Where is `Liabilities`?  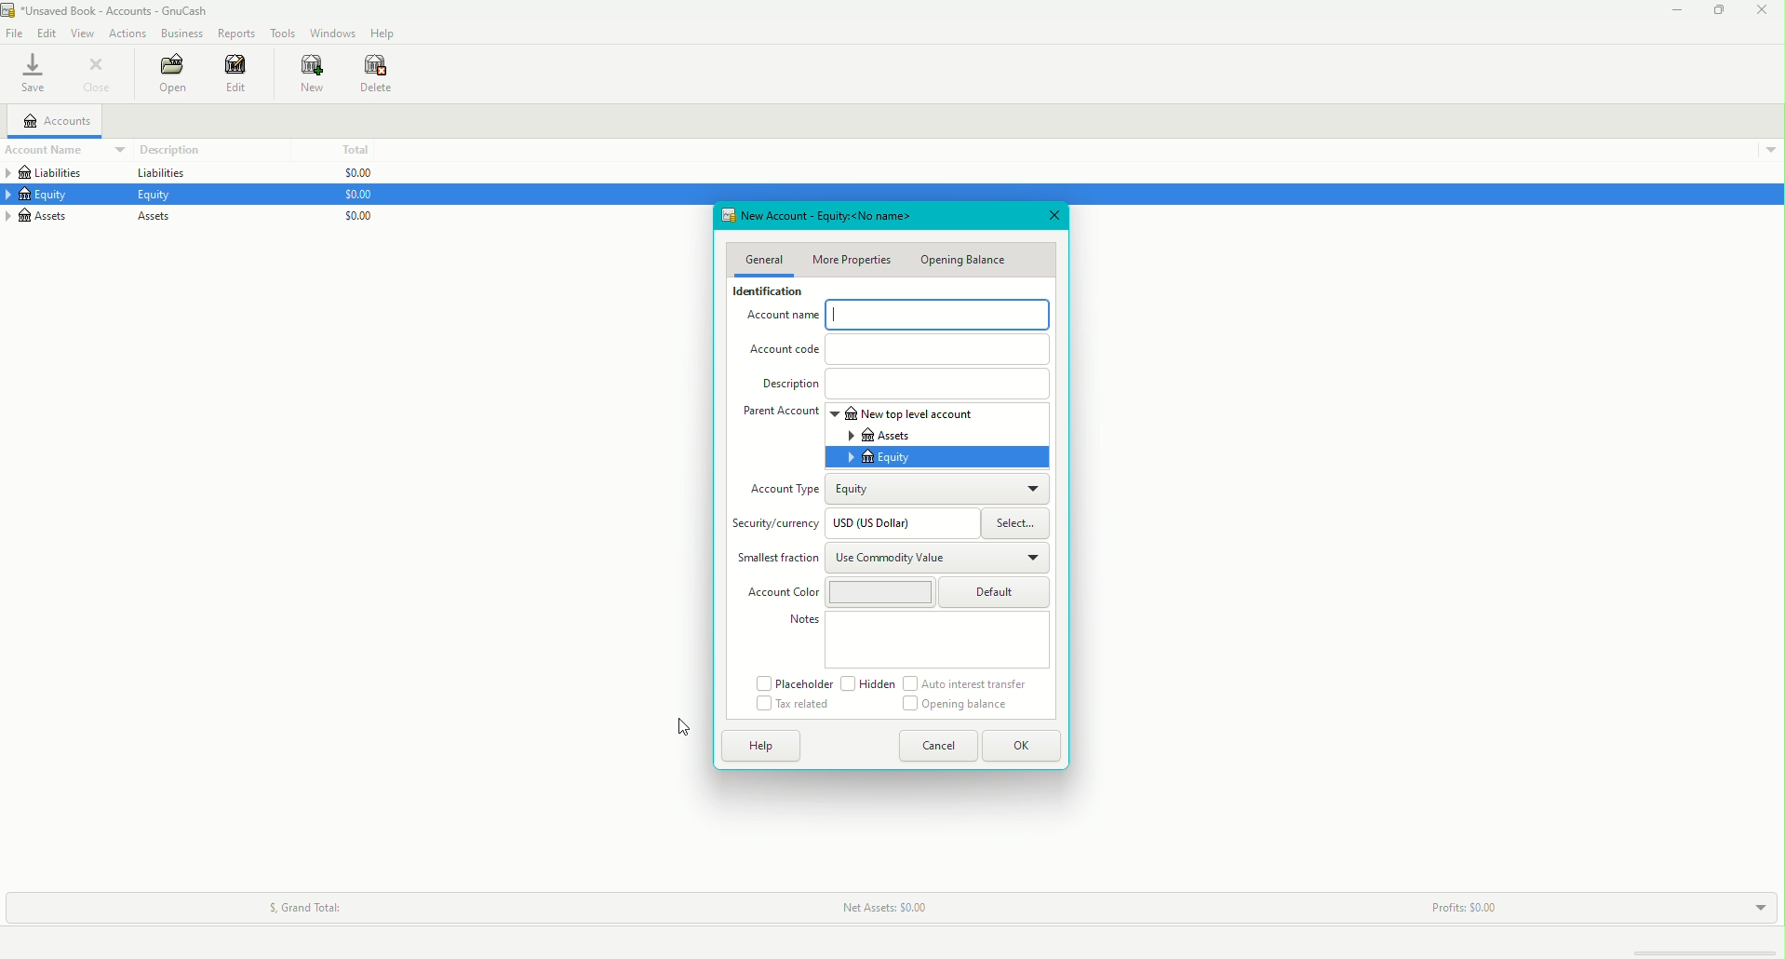 Liabilities is located at coordinates (54, 173).